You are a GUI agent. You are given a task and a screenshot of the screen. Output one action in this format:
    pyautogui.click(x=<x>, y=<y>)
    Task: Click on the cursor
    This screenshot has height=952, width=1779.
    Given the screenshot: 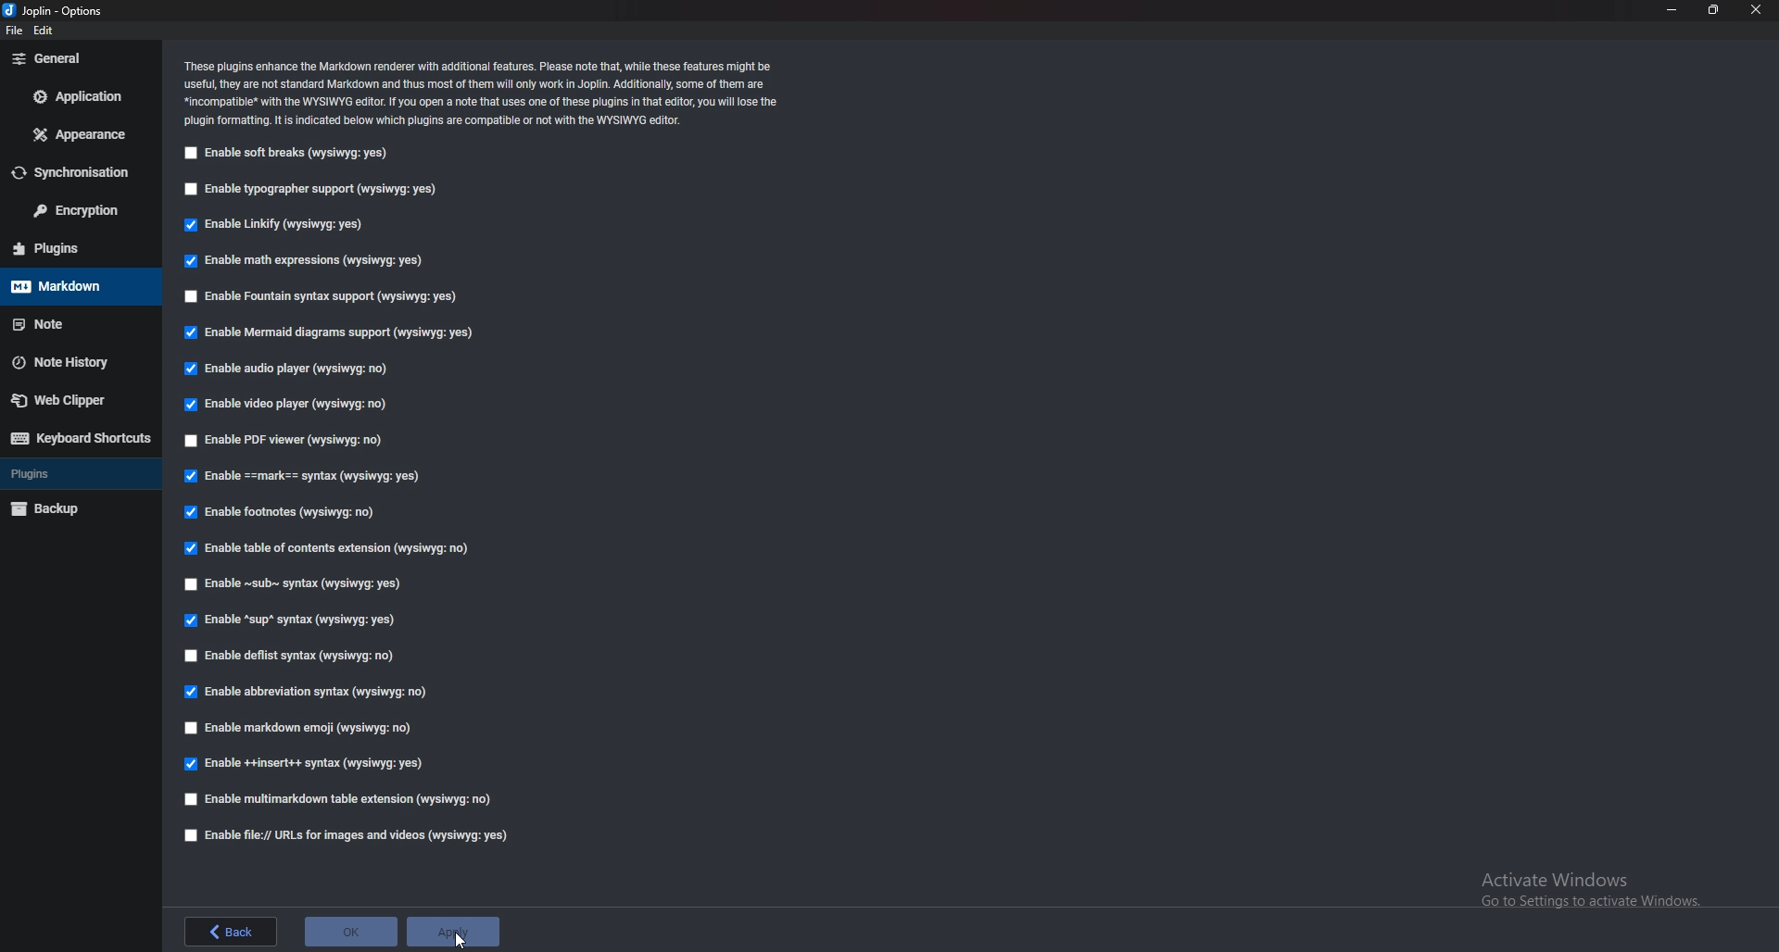 What is the action you would take?
    pyautogui.click(x=463, y=935)
    